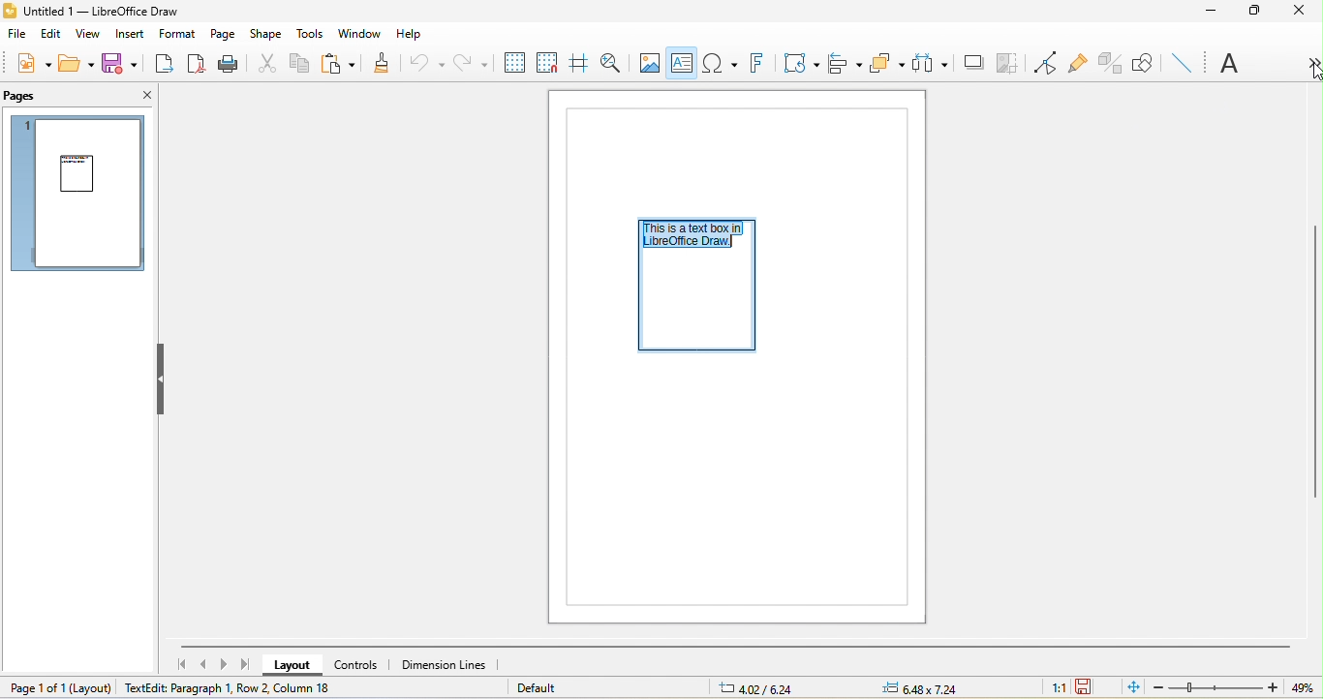 This screenshot has height=699, width=1323. Describe the element at coordinates (265, 62) in the screenshot. I see `cut` at that location.